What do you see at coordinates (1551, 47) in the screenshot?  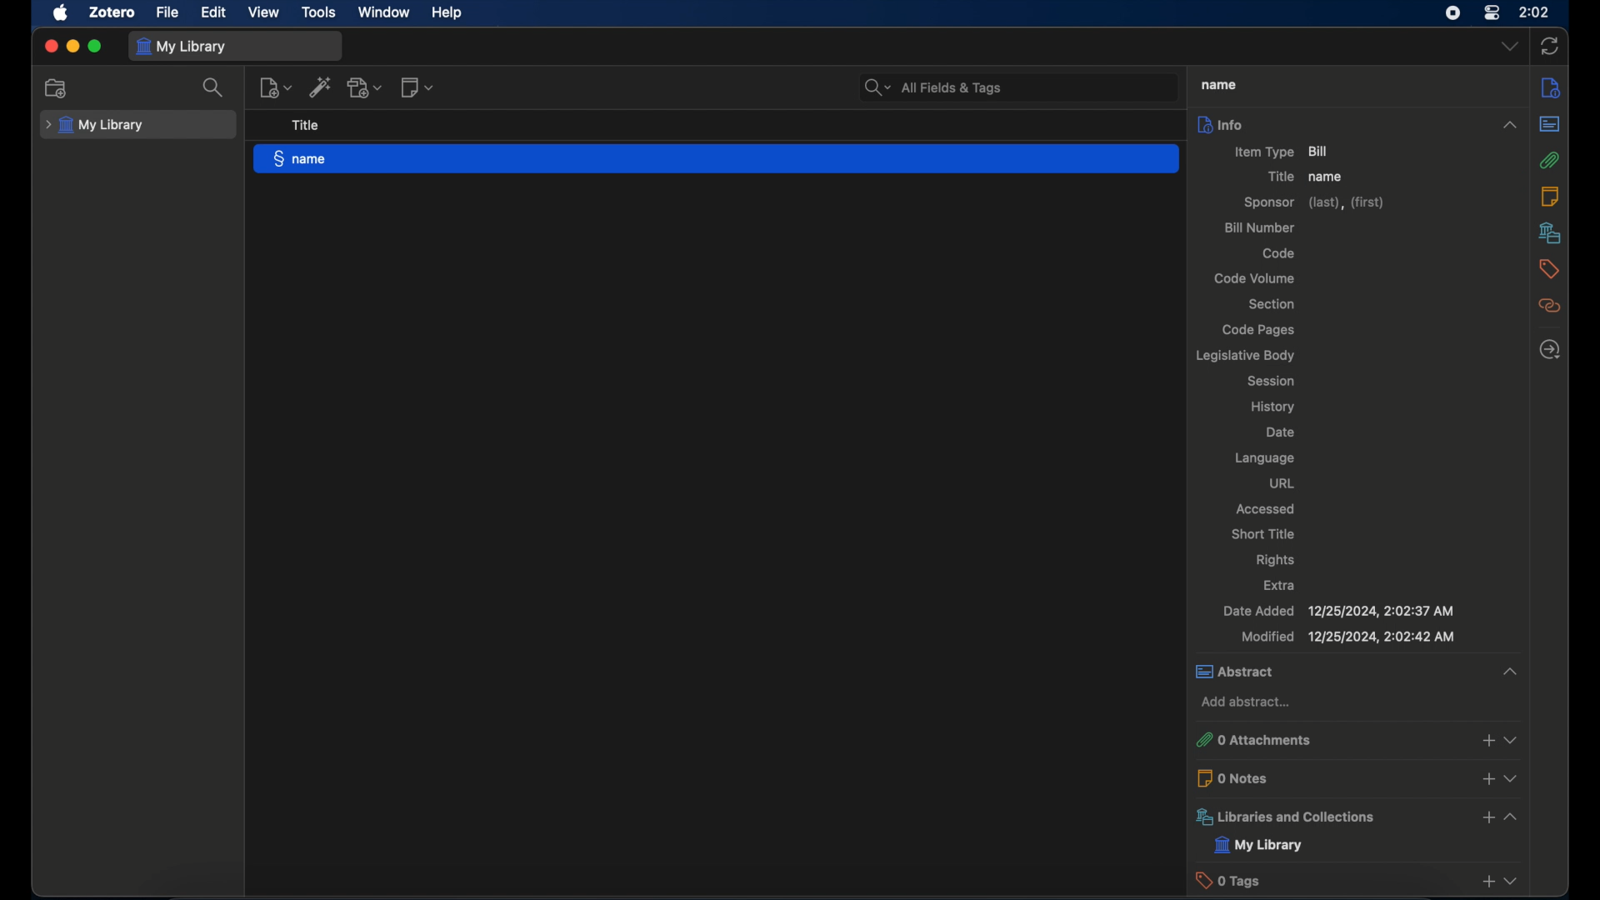 I see `sync` at bounding box center [1551, 47].